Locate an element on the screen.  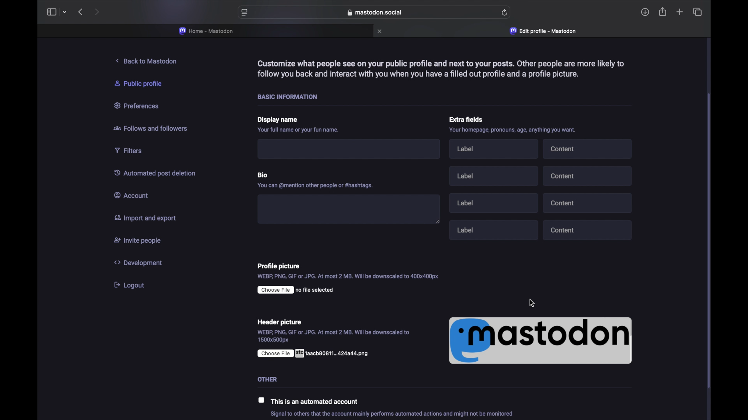
back to mastodon is located at coordinates (148, 61).